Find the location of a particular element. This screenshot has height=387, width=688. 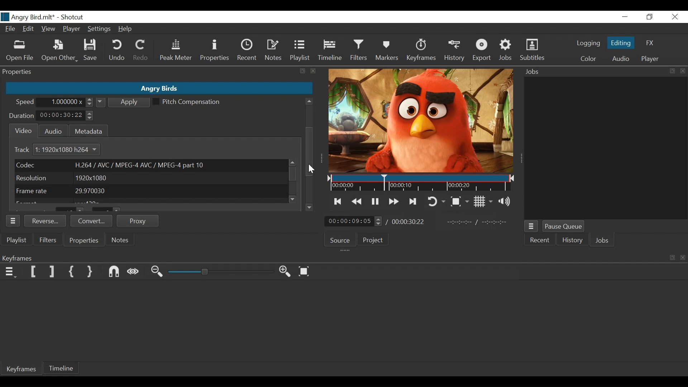

Metadata is located at coordinates (88, 130).